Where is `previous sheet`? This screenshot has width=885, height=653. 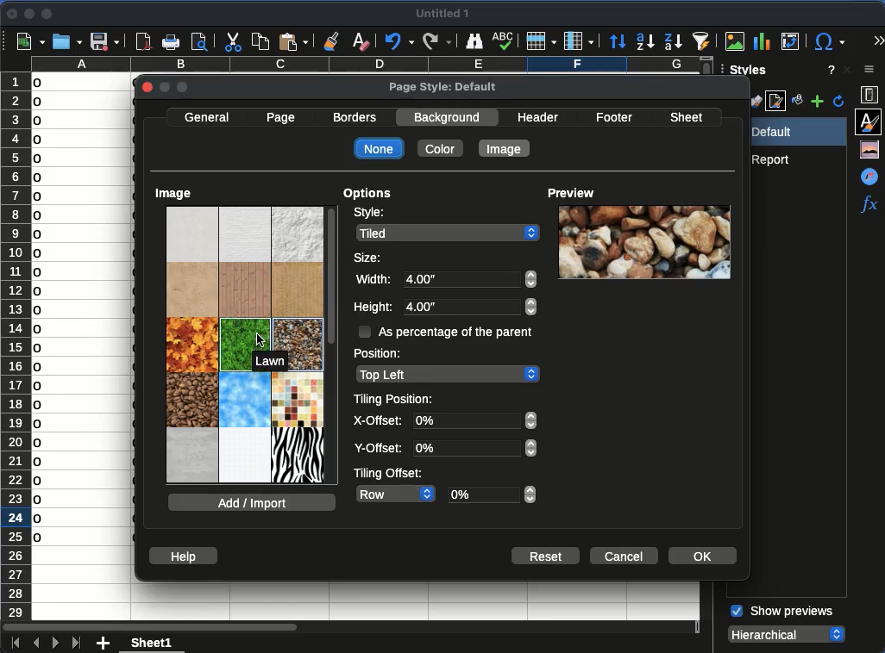 previous sheet is located at coordinates (35, 644).